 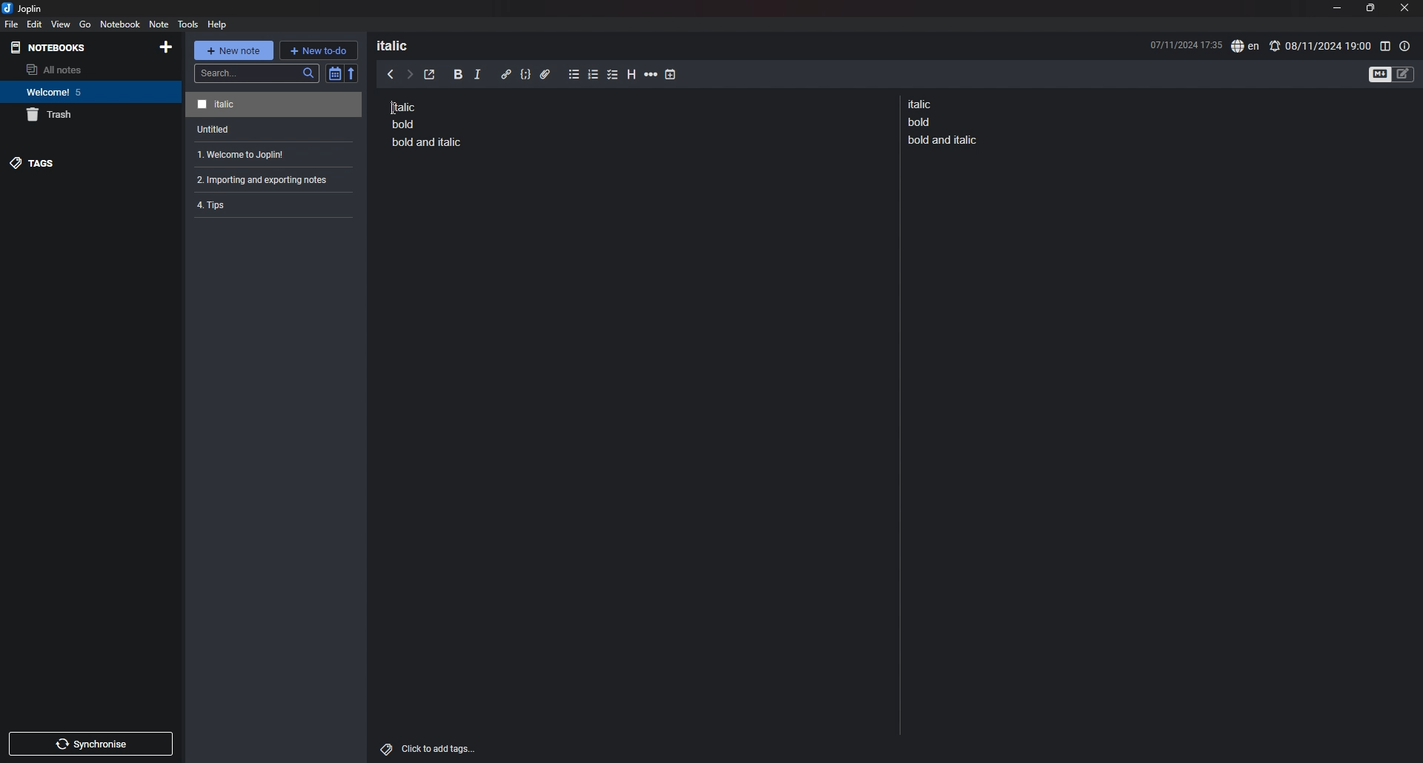 What do you see at coordinates (946, 121) in the screenshot?
I see `note` at bounding box center [946, 121].